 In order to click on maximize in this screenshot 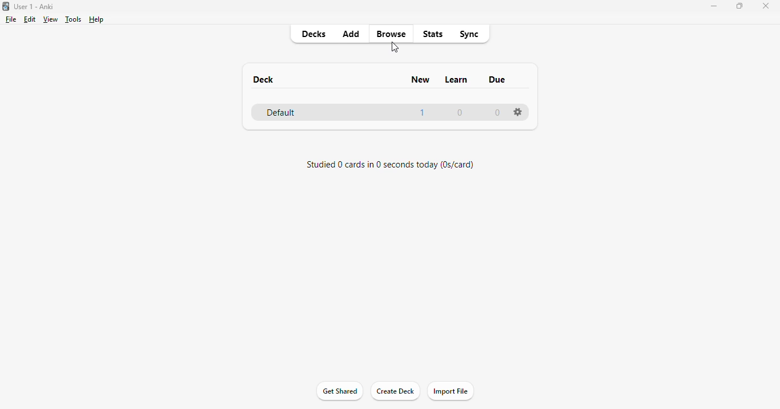, I will do `click(739, 5)`.